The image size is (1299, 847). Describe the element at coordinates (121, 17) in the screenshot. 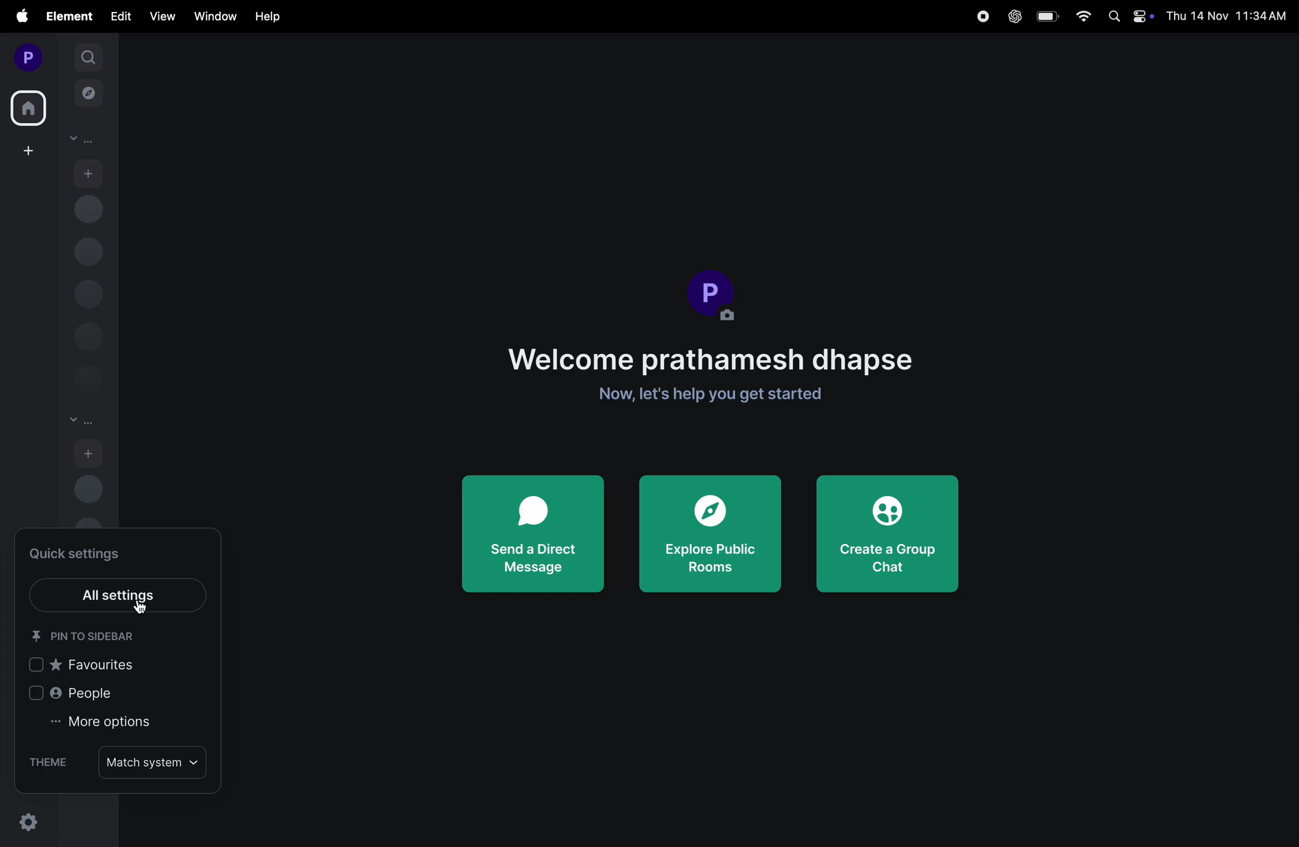

I see `edit` at that location.